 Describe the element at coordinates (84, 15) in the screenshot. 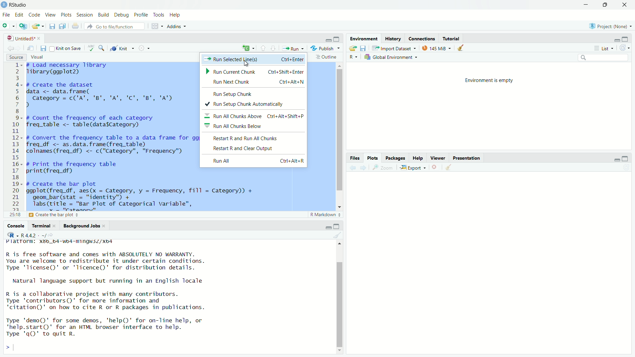

I see `sessions` at that location.